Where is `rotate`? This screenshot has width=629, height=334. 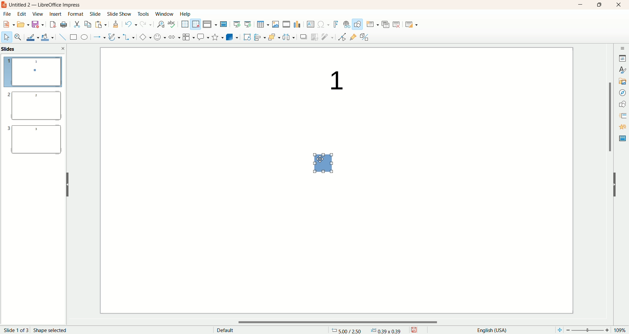
rotate is located at coordinates (247, 37).